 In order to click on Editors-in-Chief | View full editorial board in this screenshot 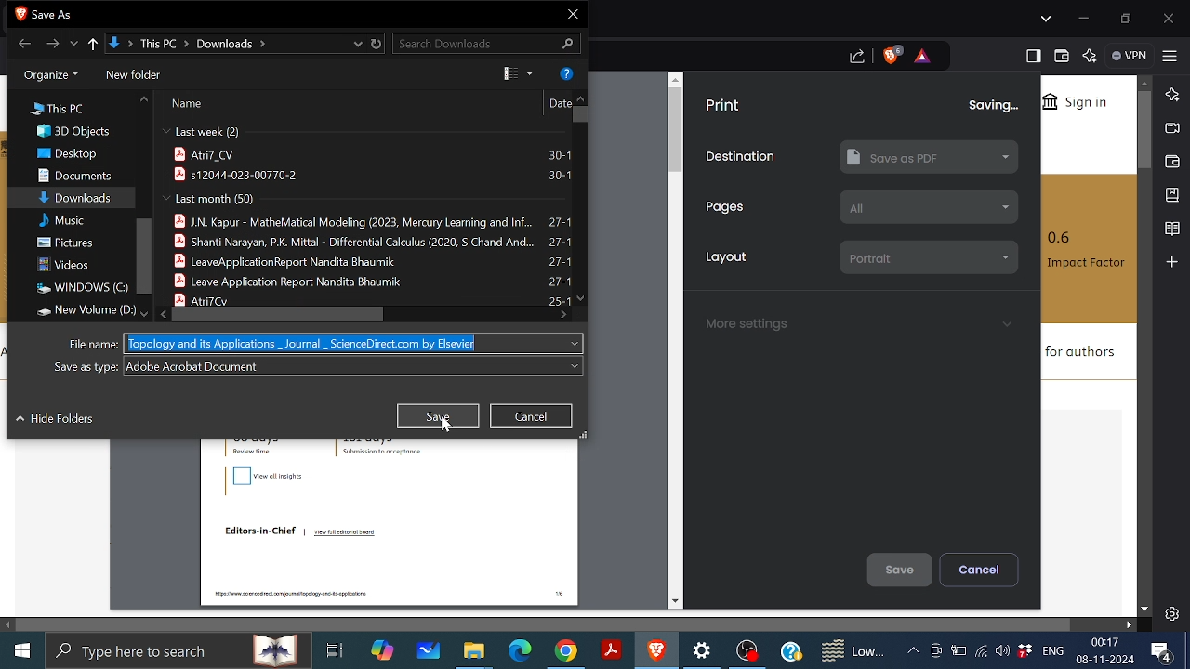, I will do `click(302, 536)`.